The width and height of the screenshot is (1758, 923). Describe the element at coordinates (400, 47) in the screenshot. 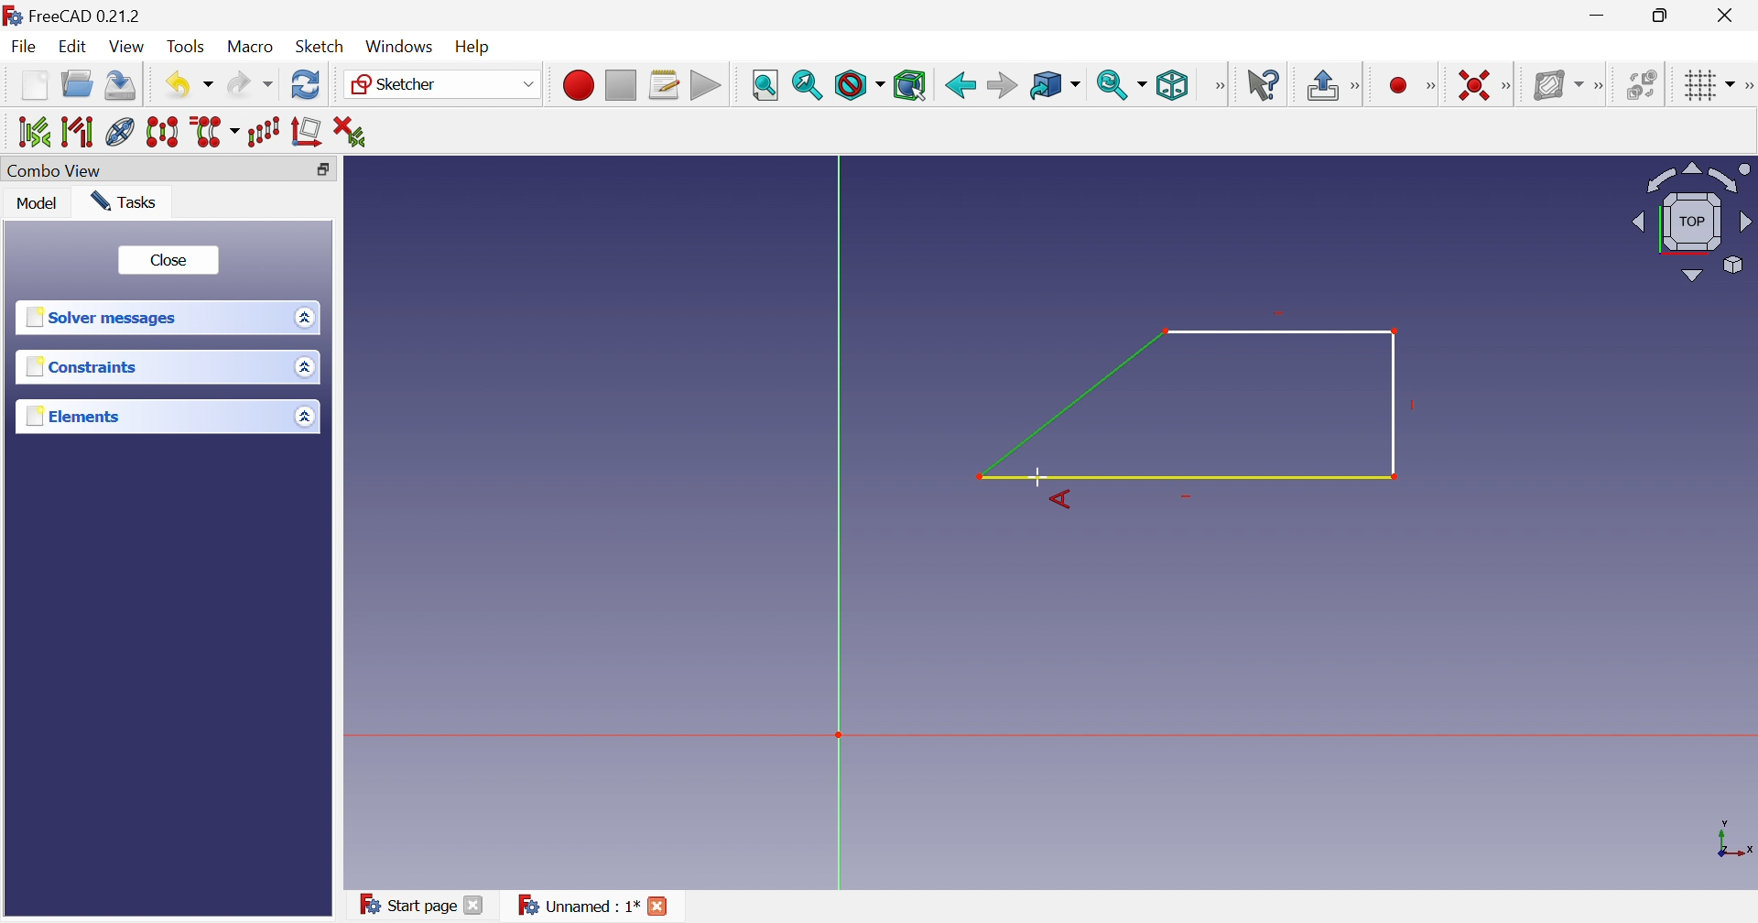

I see `Windows` at that location.